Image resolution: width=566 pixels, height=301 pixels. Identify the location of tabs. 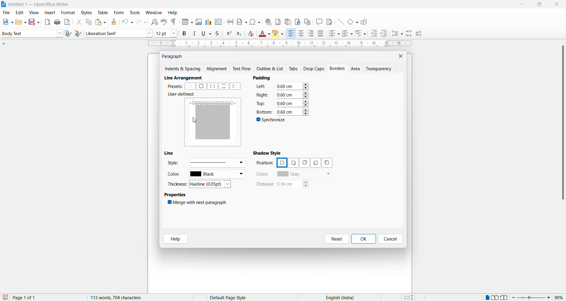
(294, 69).